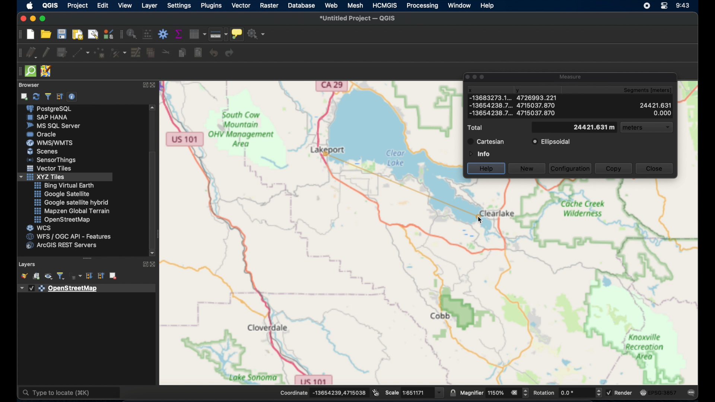  I want to click on bing virtual earth, so click(64, 185).